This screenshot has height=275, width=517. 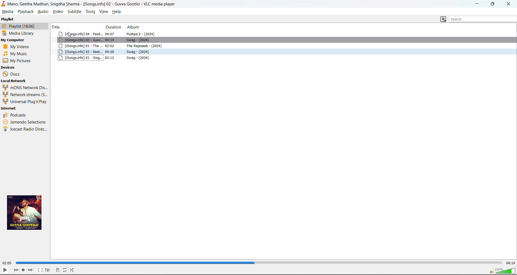 I want to click on previous, so click(x=16, y=270).